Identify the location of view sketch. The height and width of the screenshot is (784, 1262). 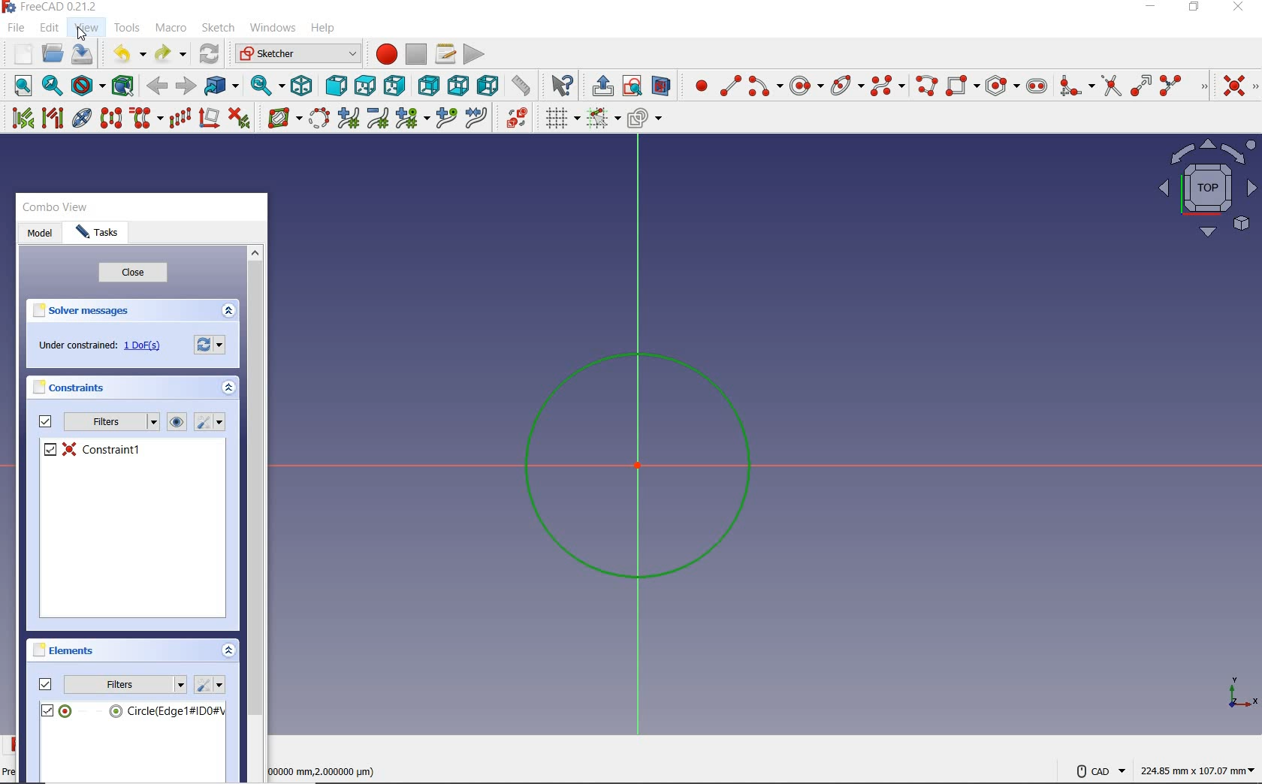
(631, 84).